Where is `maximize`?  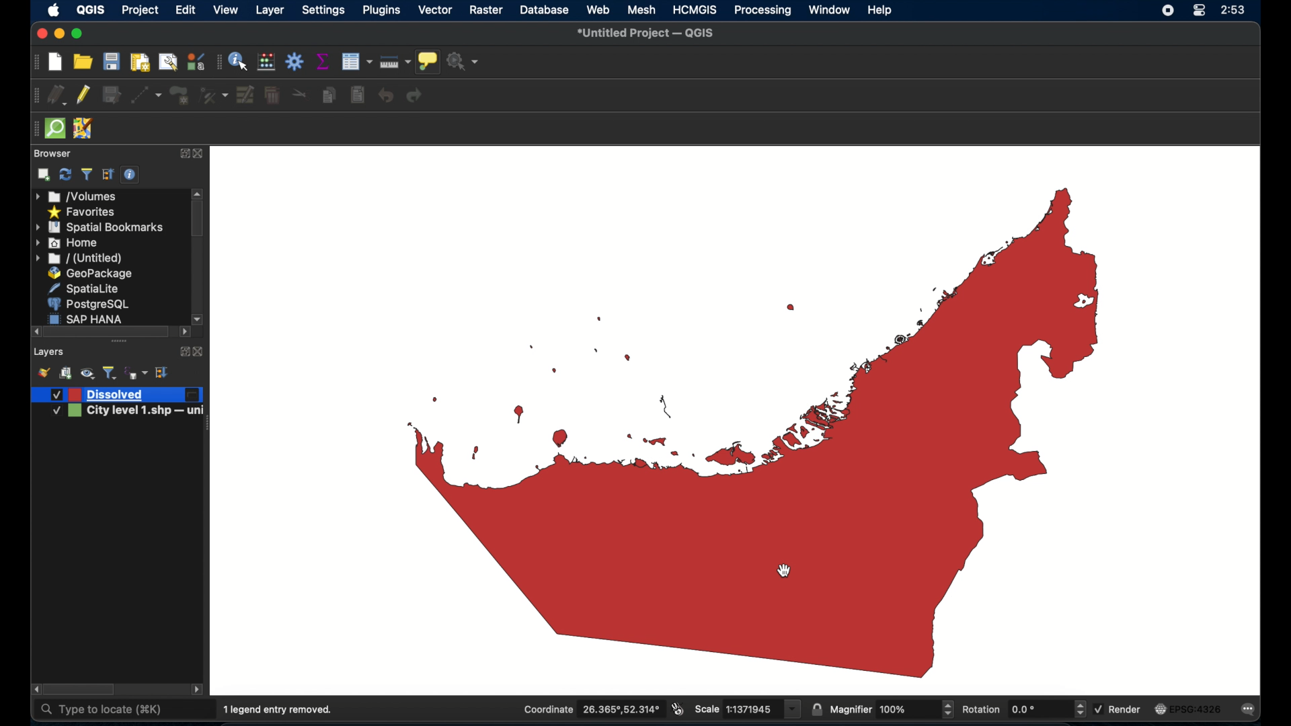 maximize is located at coordinates (40, 34).